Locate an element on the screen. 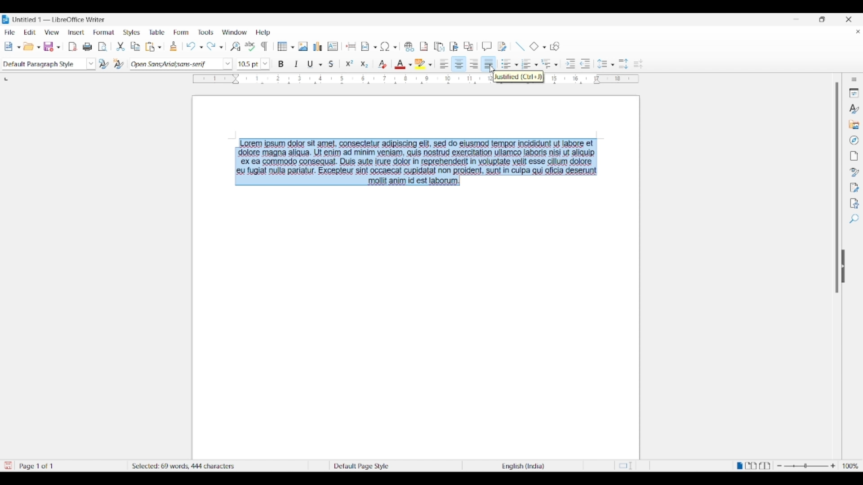 Image resolution: width=863 pixels, height=485 pixels. Insert table is located at coordinates (285, 46).